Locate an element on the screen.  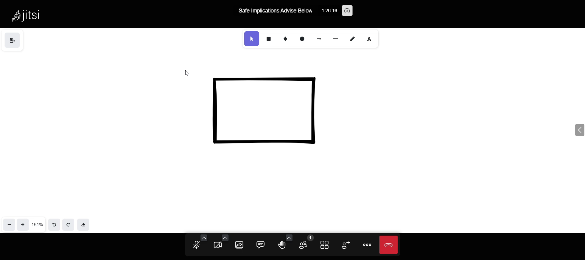
performance setting is located at coordinates (351, 11).